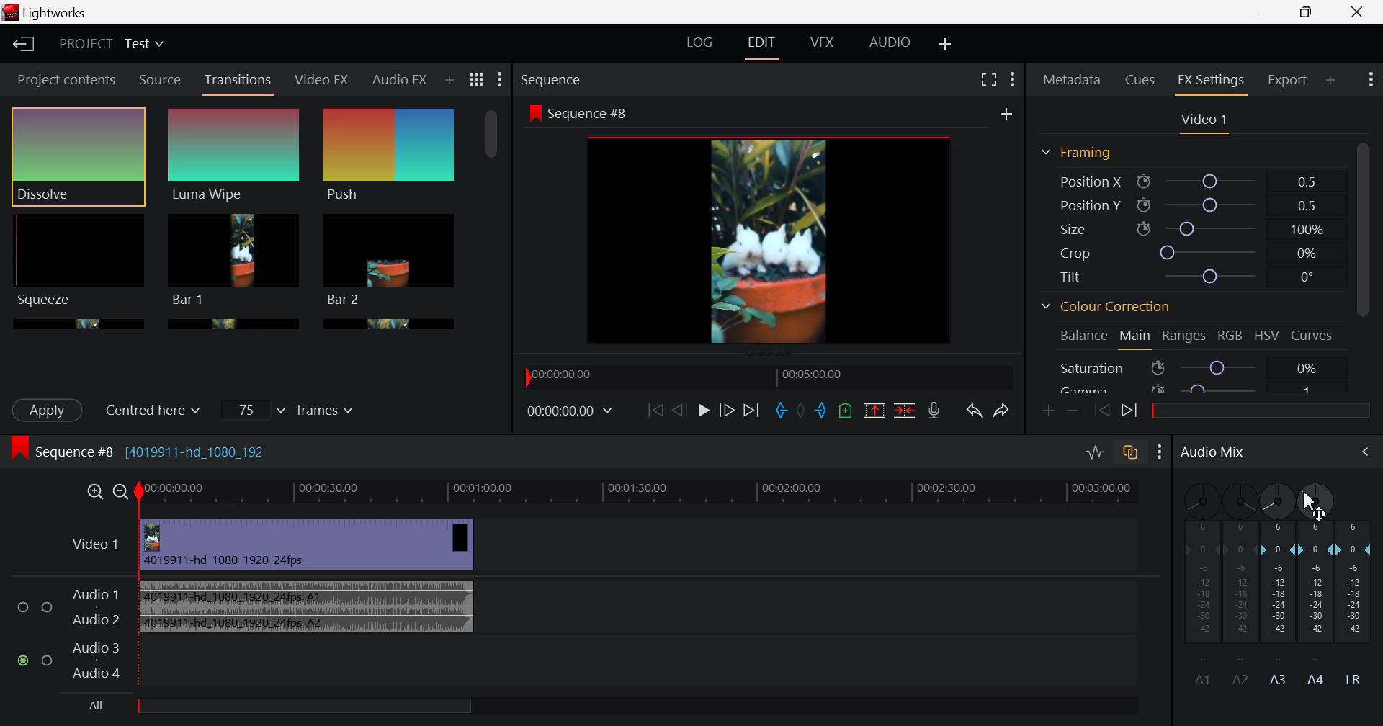  Describe the element at coordinates (1191, 367) in the screenshot. I see `Saturation` at that location.